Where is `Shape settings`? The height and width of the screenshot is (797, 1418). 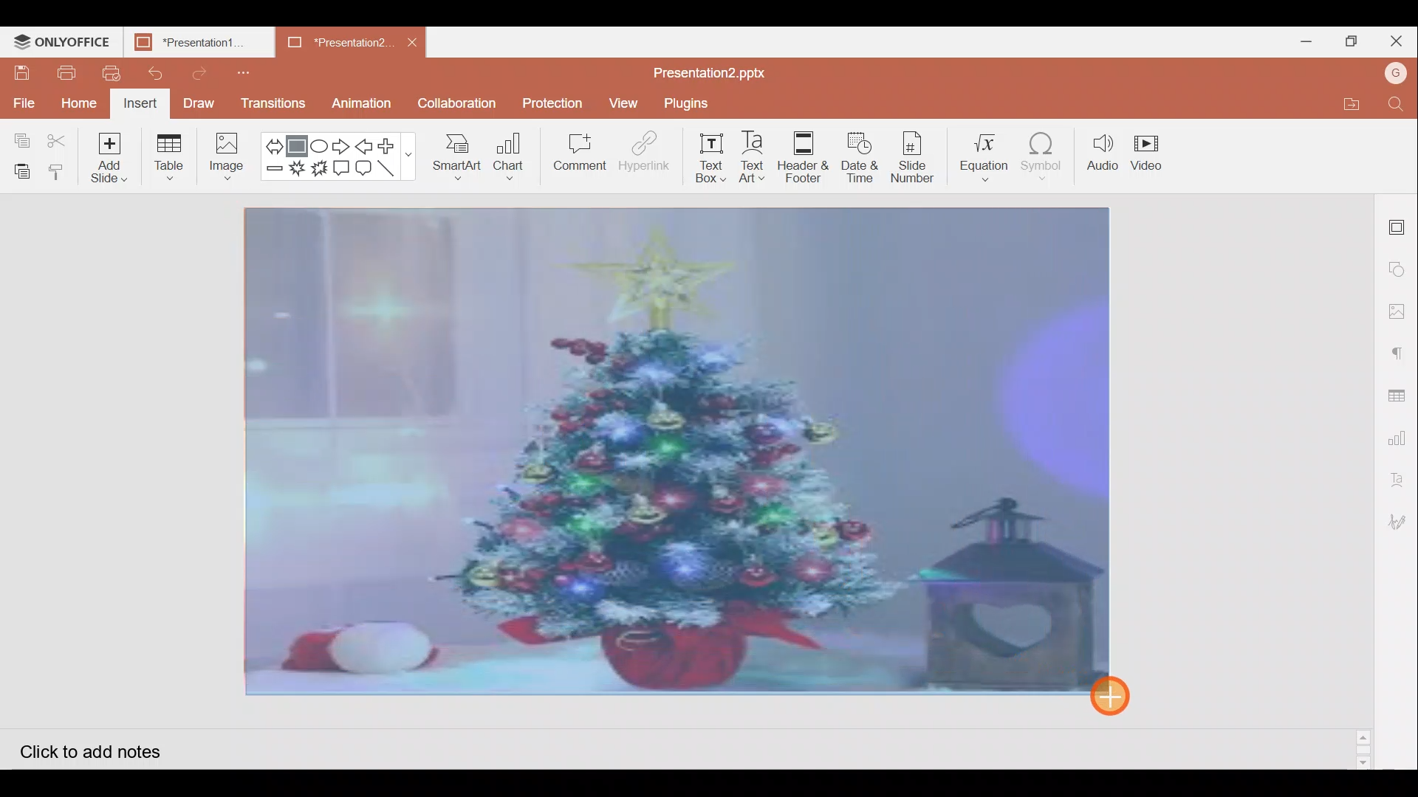
Shape settings is located at coordinates (1400, 265).